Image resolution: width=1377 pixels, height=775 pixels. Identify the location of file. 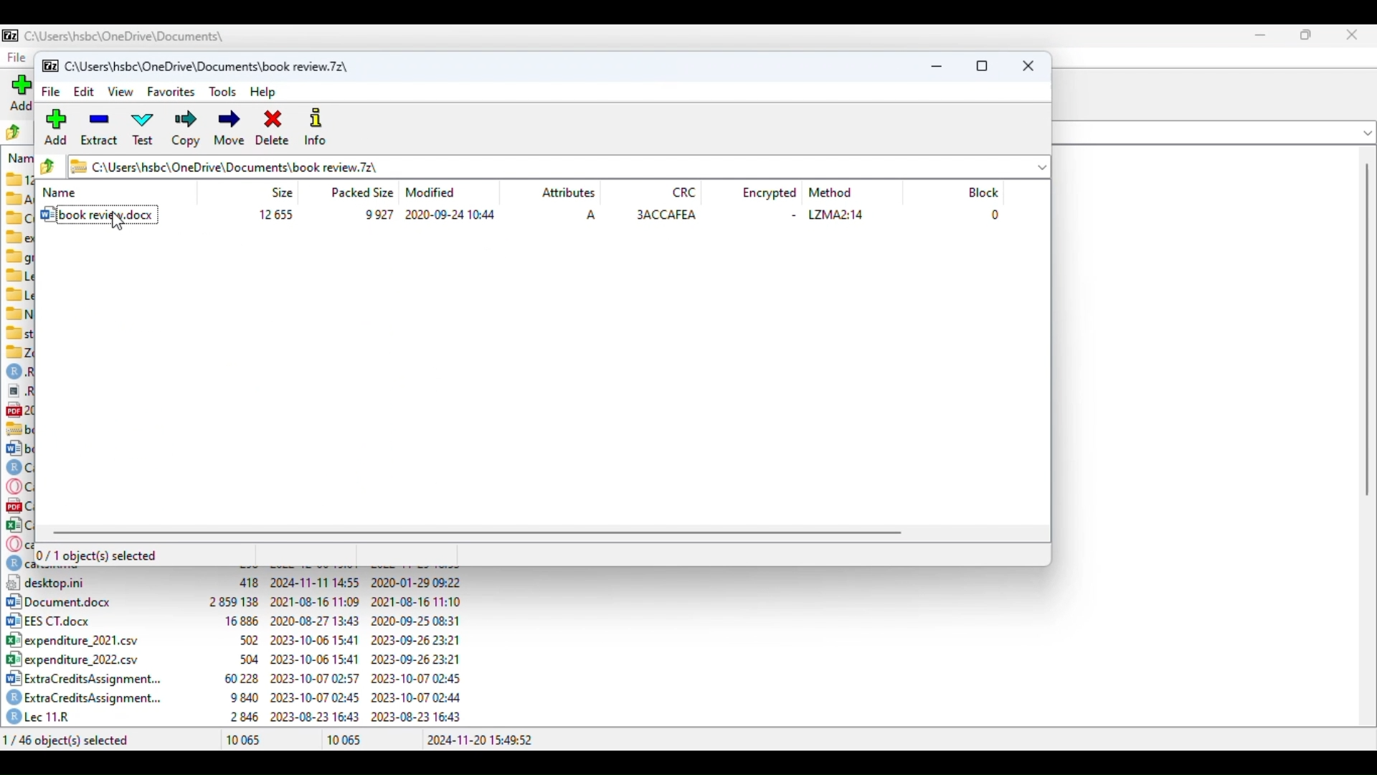
(51, 91).